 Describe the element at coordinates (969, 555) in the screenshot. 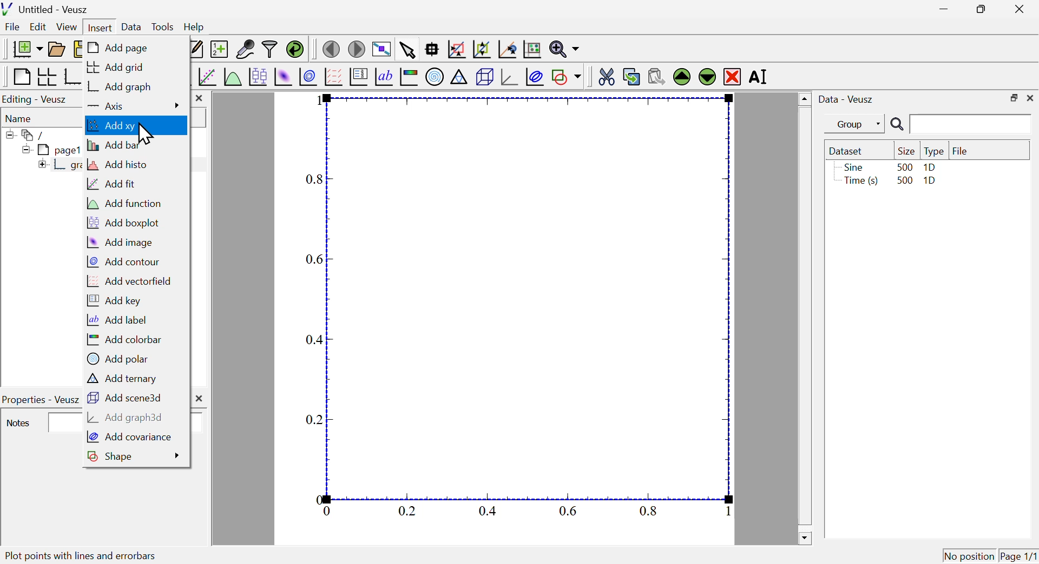

I see `no position` at that location.